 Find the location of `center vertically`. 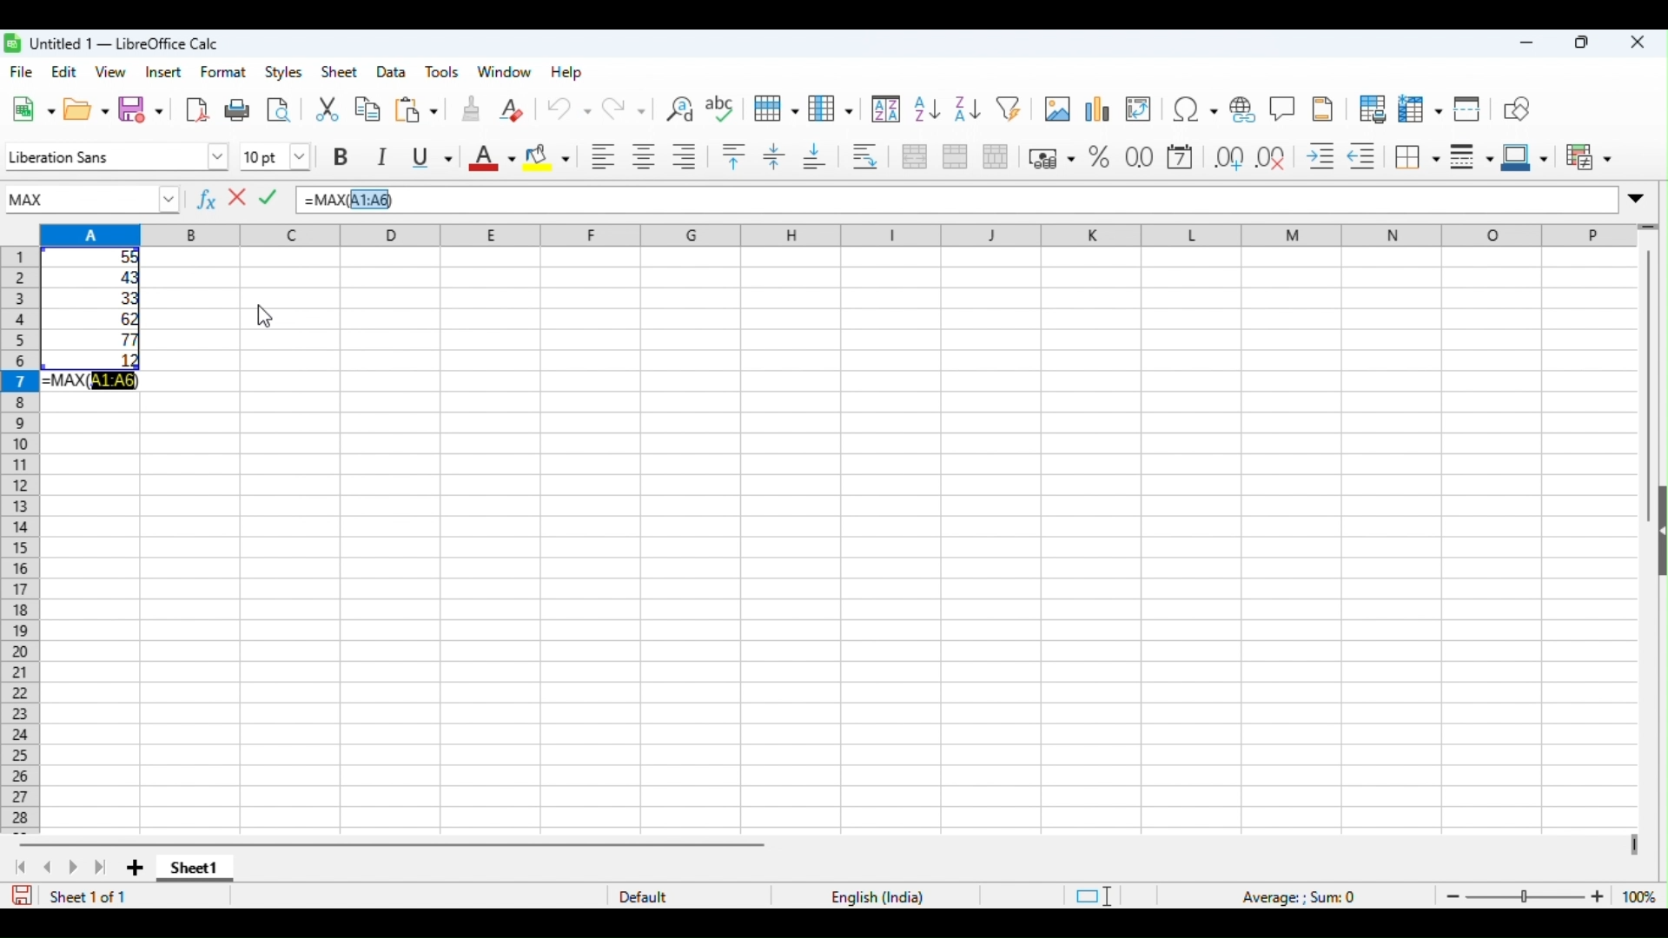

center vertically is located at coordinates (772, 155).